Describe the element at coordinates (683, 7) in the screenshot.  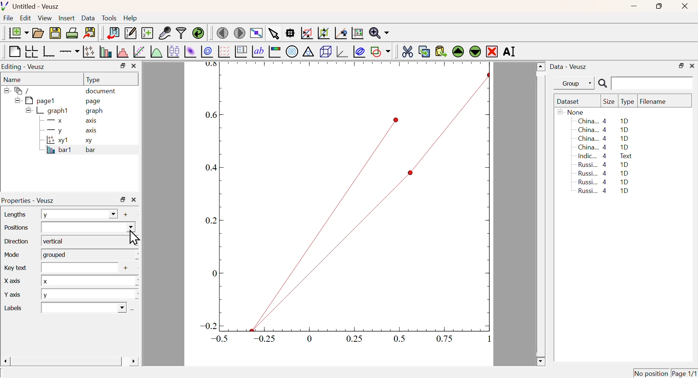
I see `Close` at that location.